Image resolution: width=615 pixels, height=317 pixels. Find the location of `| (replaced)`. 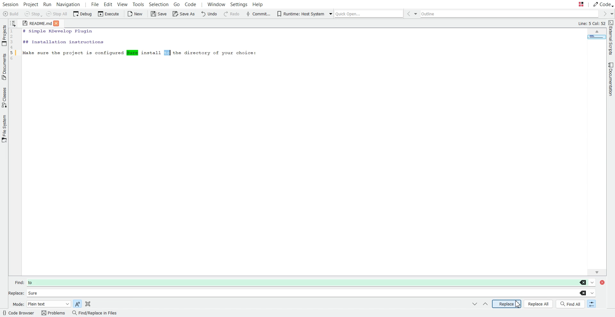

| (replaced) is located at coordinates (168, 53).